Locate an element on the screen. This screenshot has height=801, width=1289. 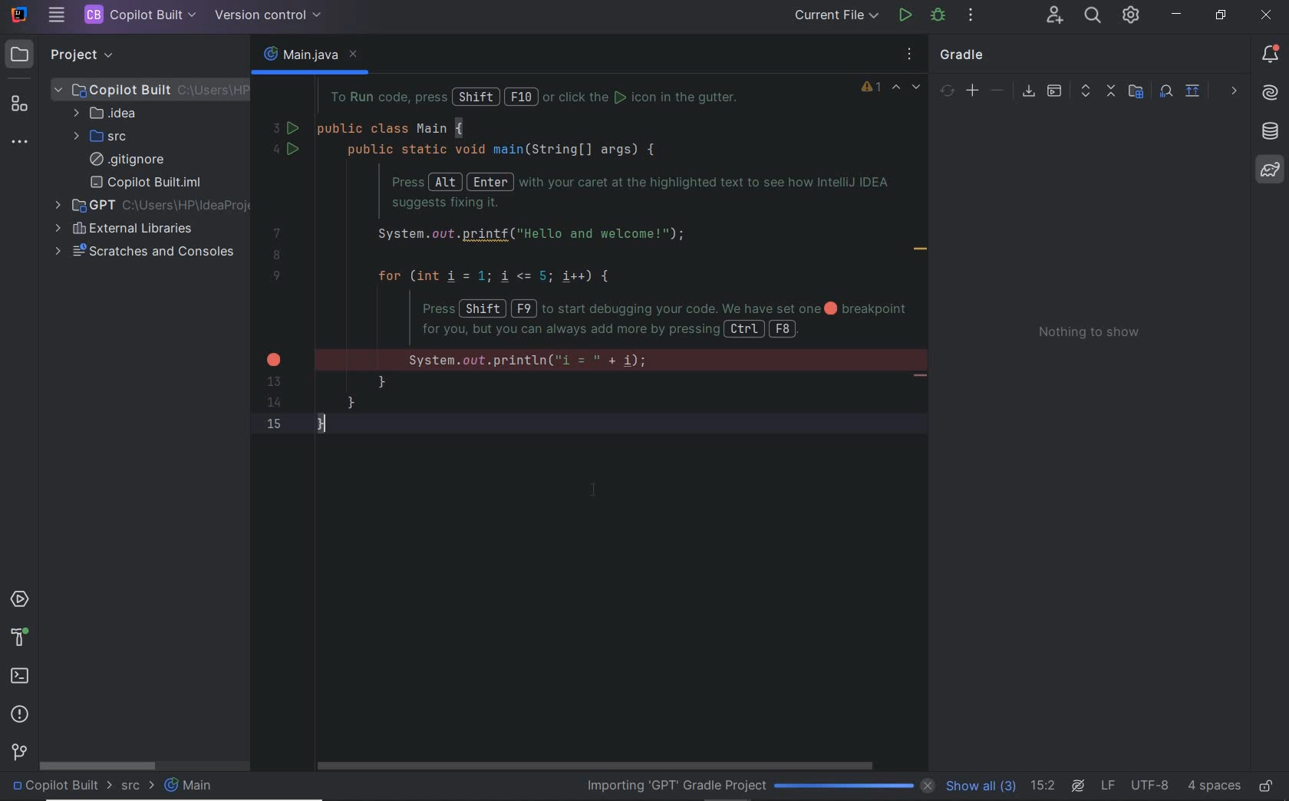
line separator is located at coordinates (1110, 786).